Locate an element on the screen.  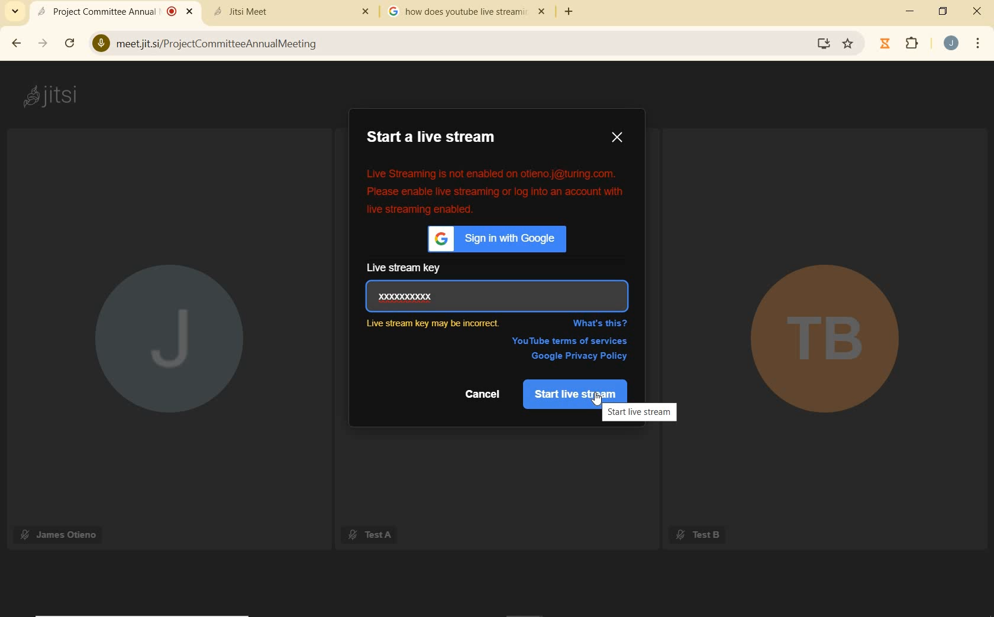
Enter Key is located at coordinates (496, 296).